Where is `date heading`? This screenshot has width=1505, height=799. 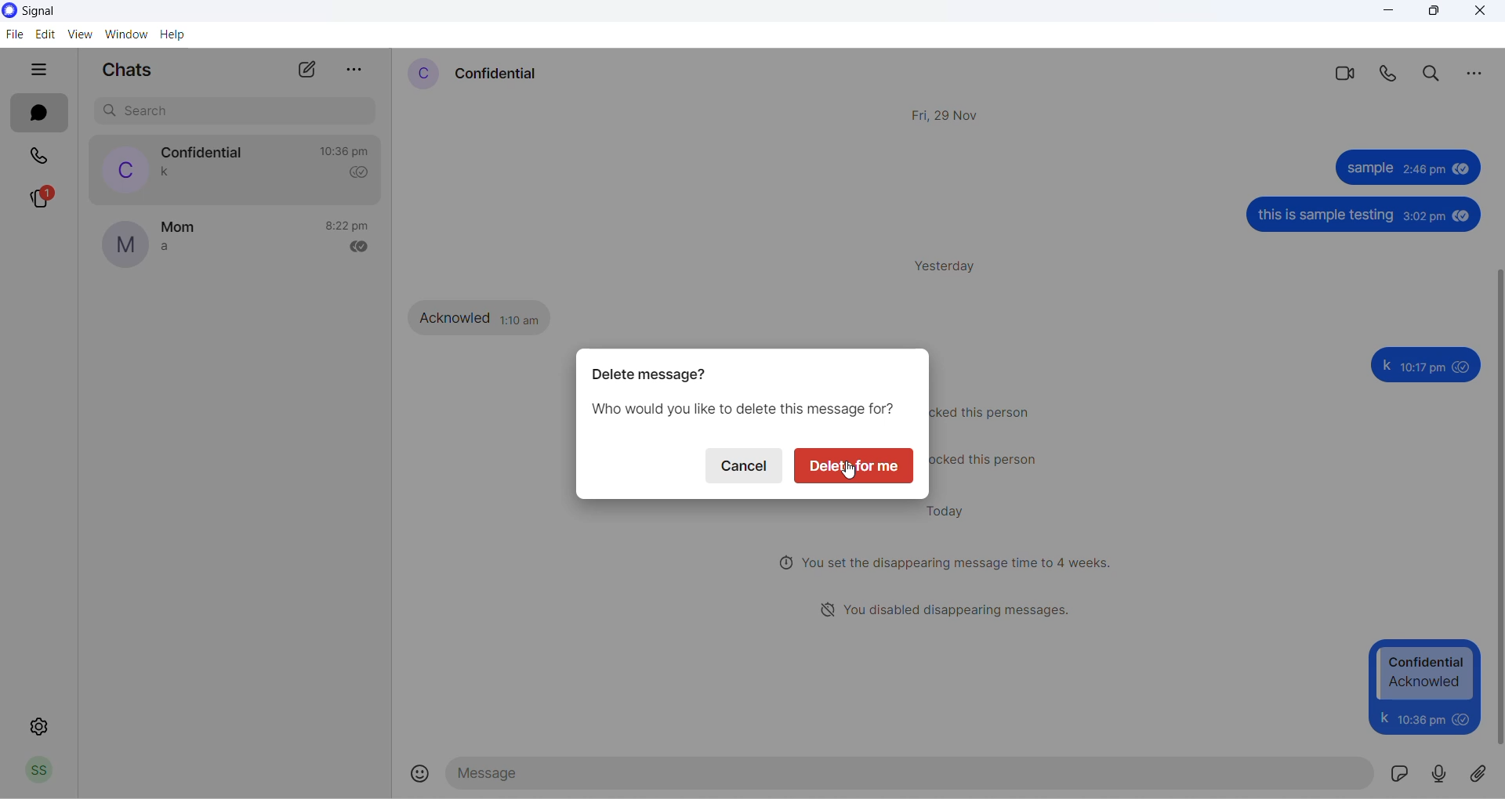 date heading is located at coordinates (948, 117).